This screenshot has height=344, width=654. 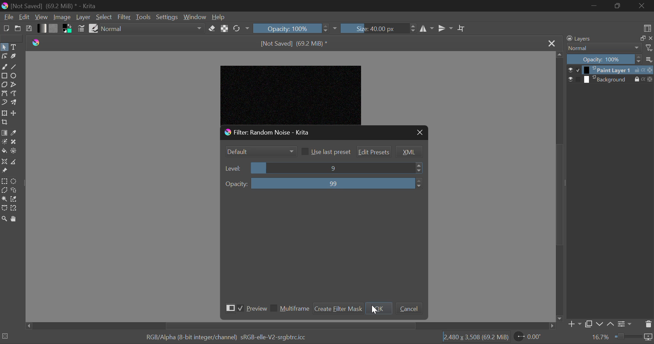 I want to click on filter, so click(x=649, y=48).